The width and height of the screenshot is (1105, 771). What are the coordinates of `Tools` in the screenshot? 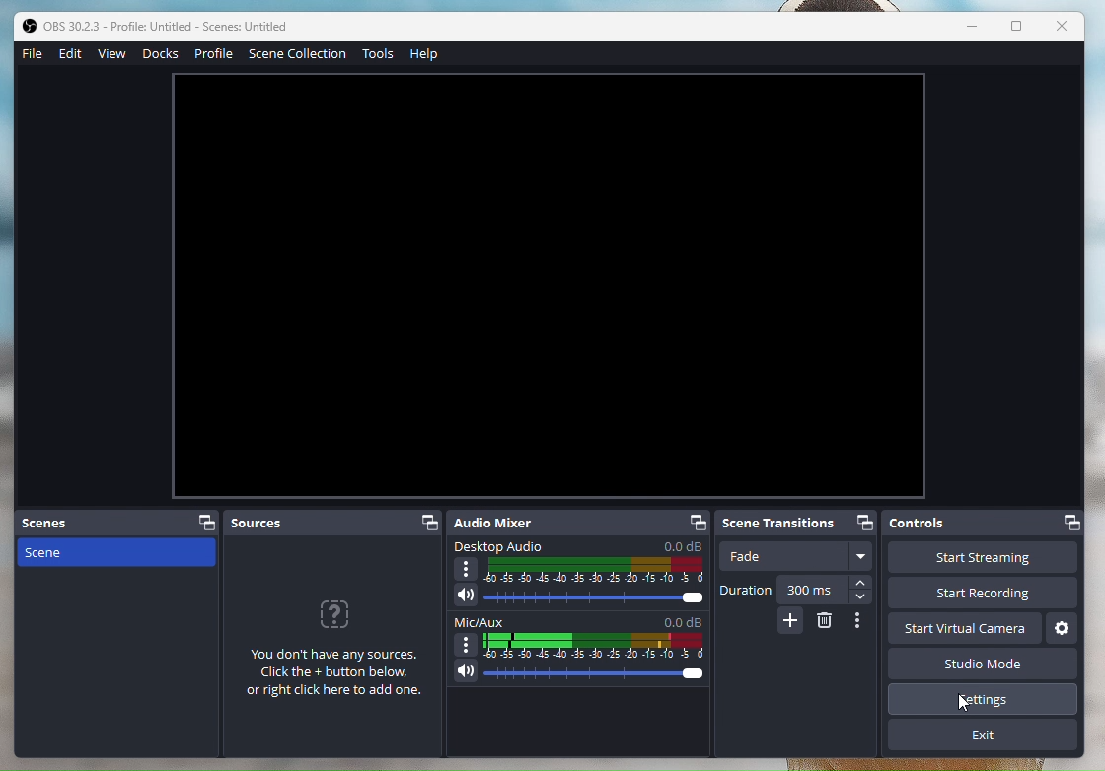 It's located at (381, 55).